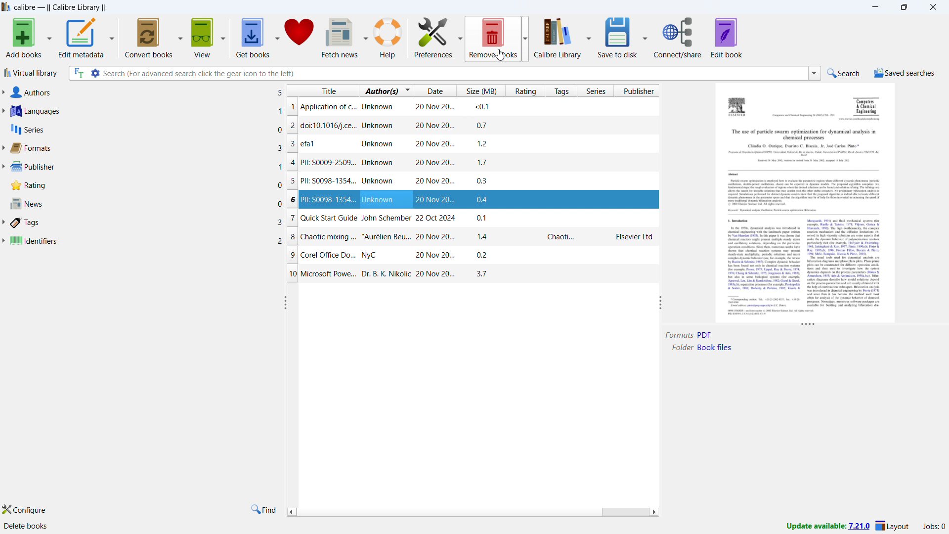 The height and width of the screenshot is (534, 949). I want to click on remove books, so click(493, 37).